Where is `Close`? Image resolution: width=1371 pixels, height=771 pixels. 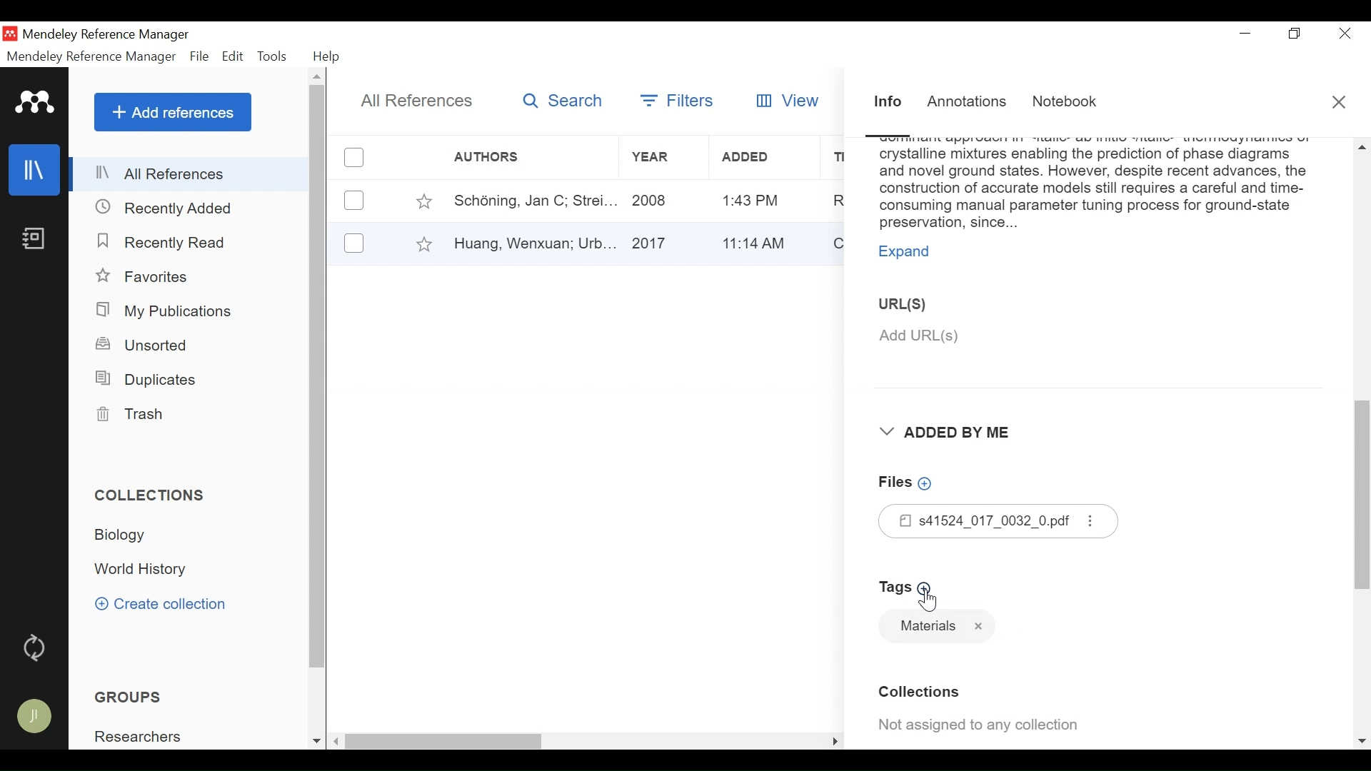 Close is located at coordinates (1347, 33).